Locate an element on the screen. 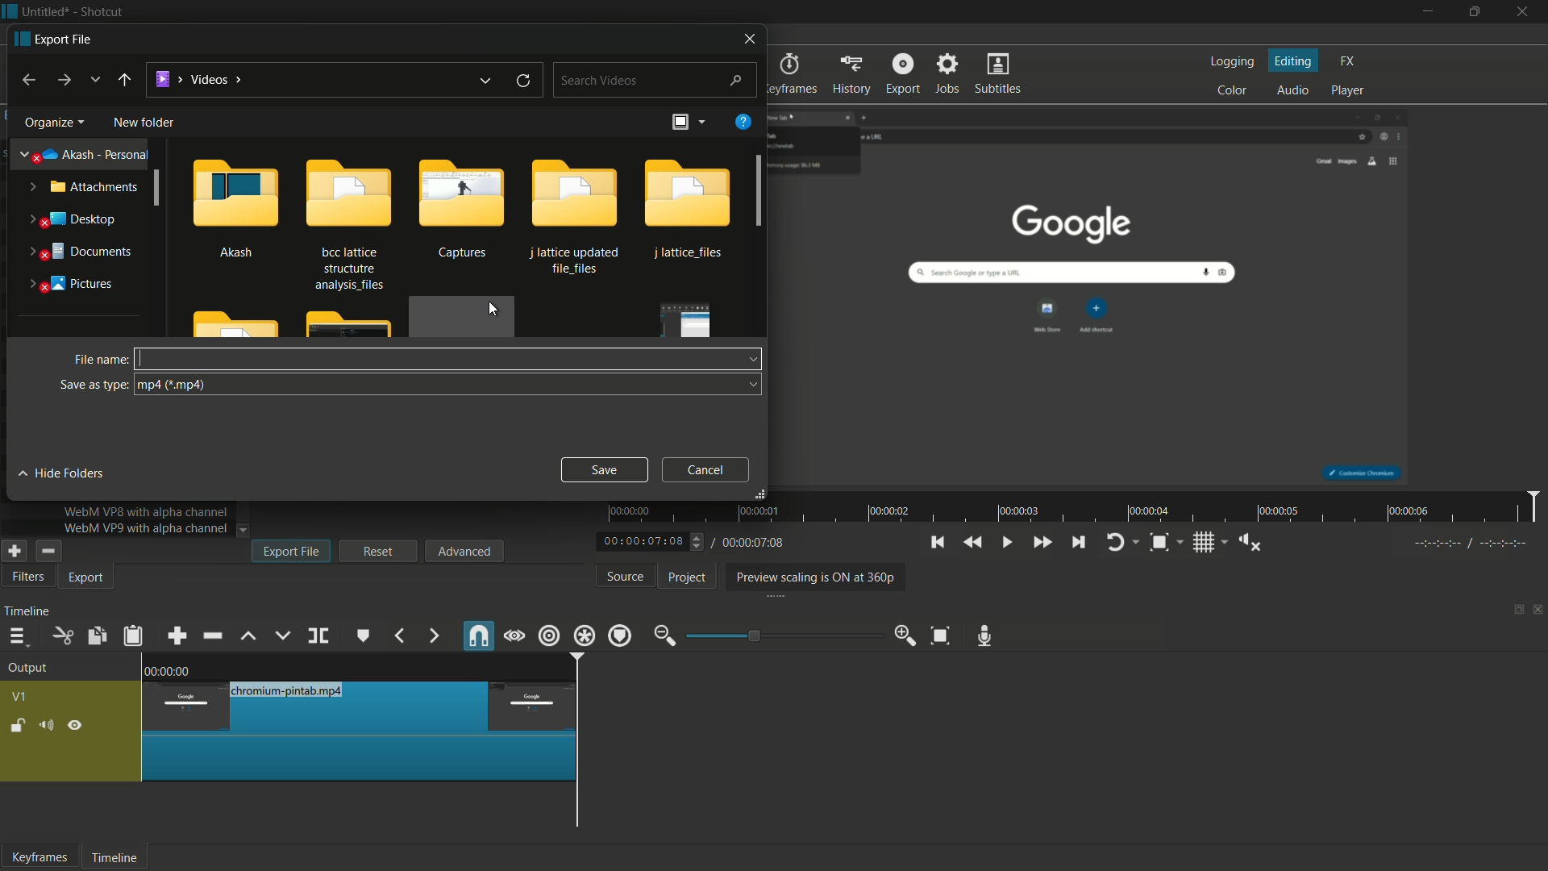 The height and width of the screenshot is (871, 1548). scroll bar is located at coordinates (761, 190).